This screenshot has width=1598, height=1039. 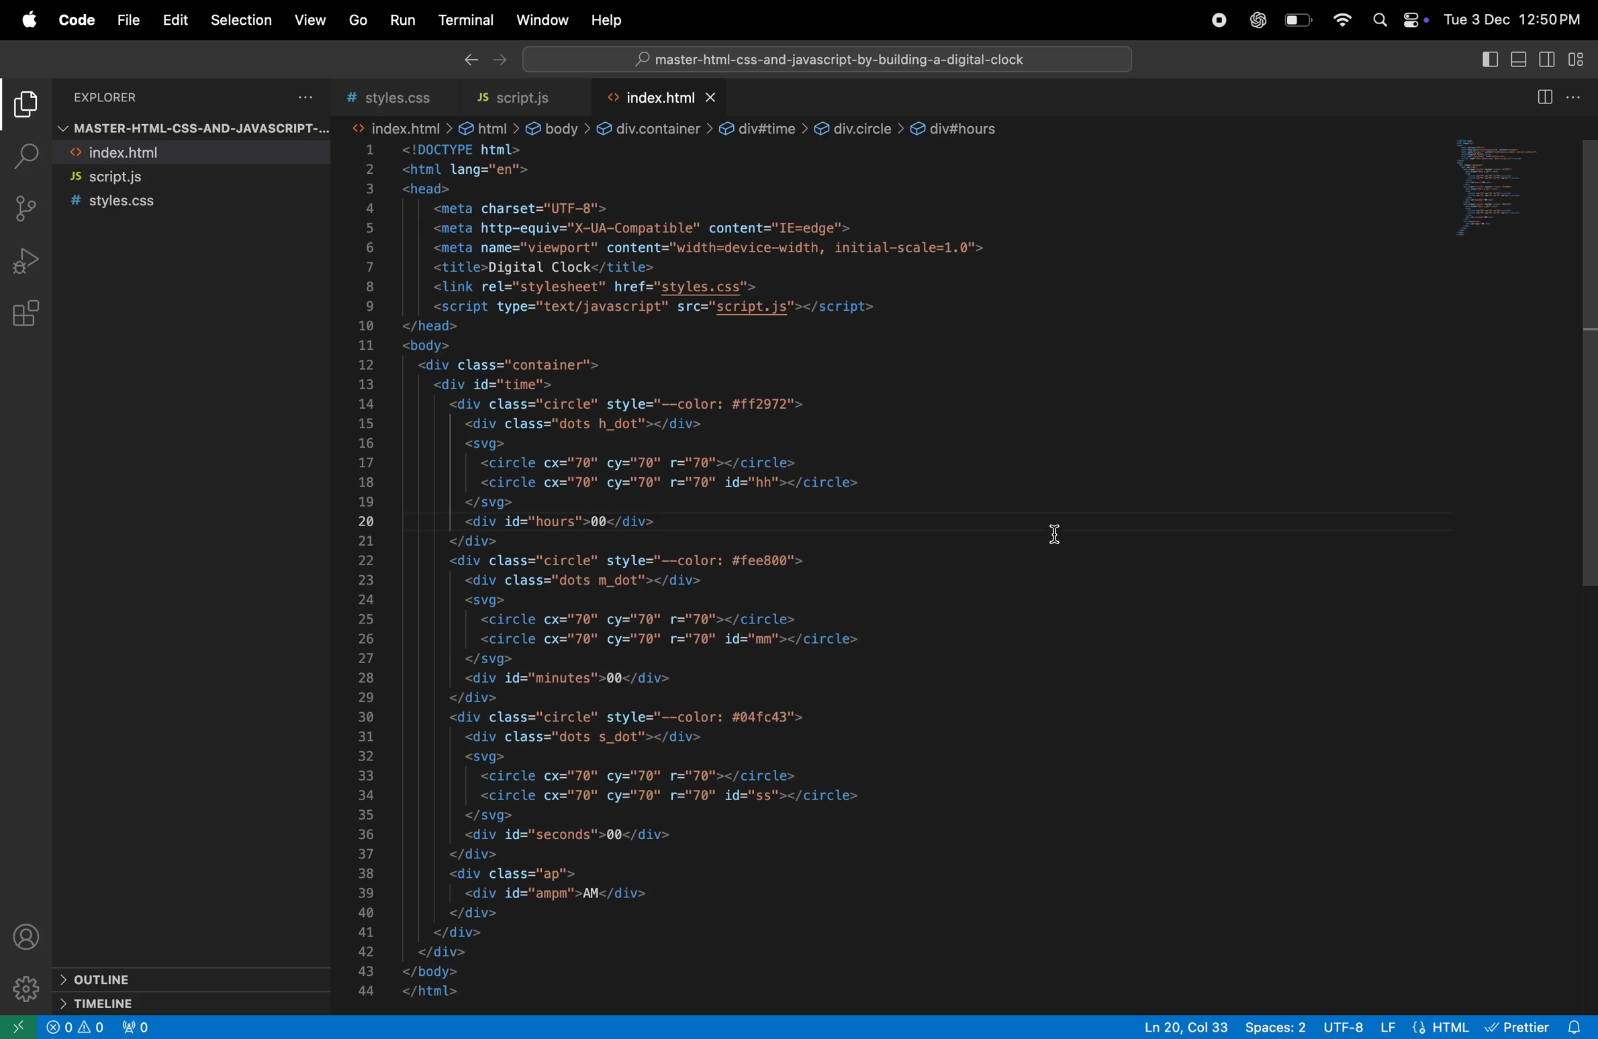 What do you see at coordinates (400, 20) in the screenshot?
I see `run` at bounding box center [400, 20].